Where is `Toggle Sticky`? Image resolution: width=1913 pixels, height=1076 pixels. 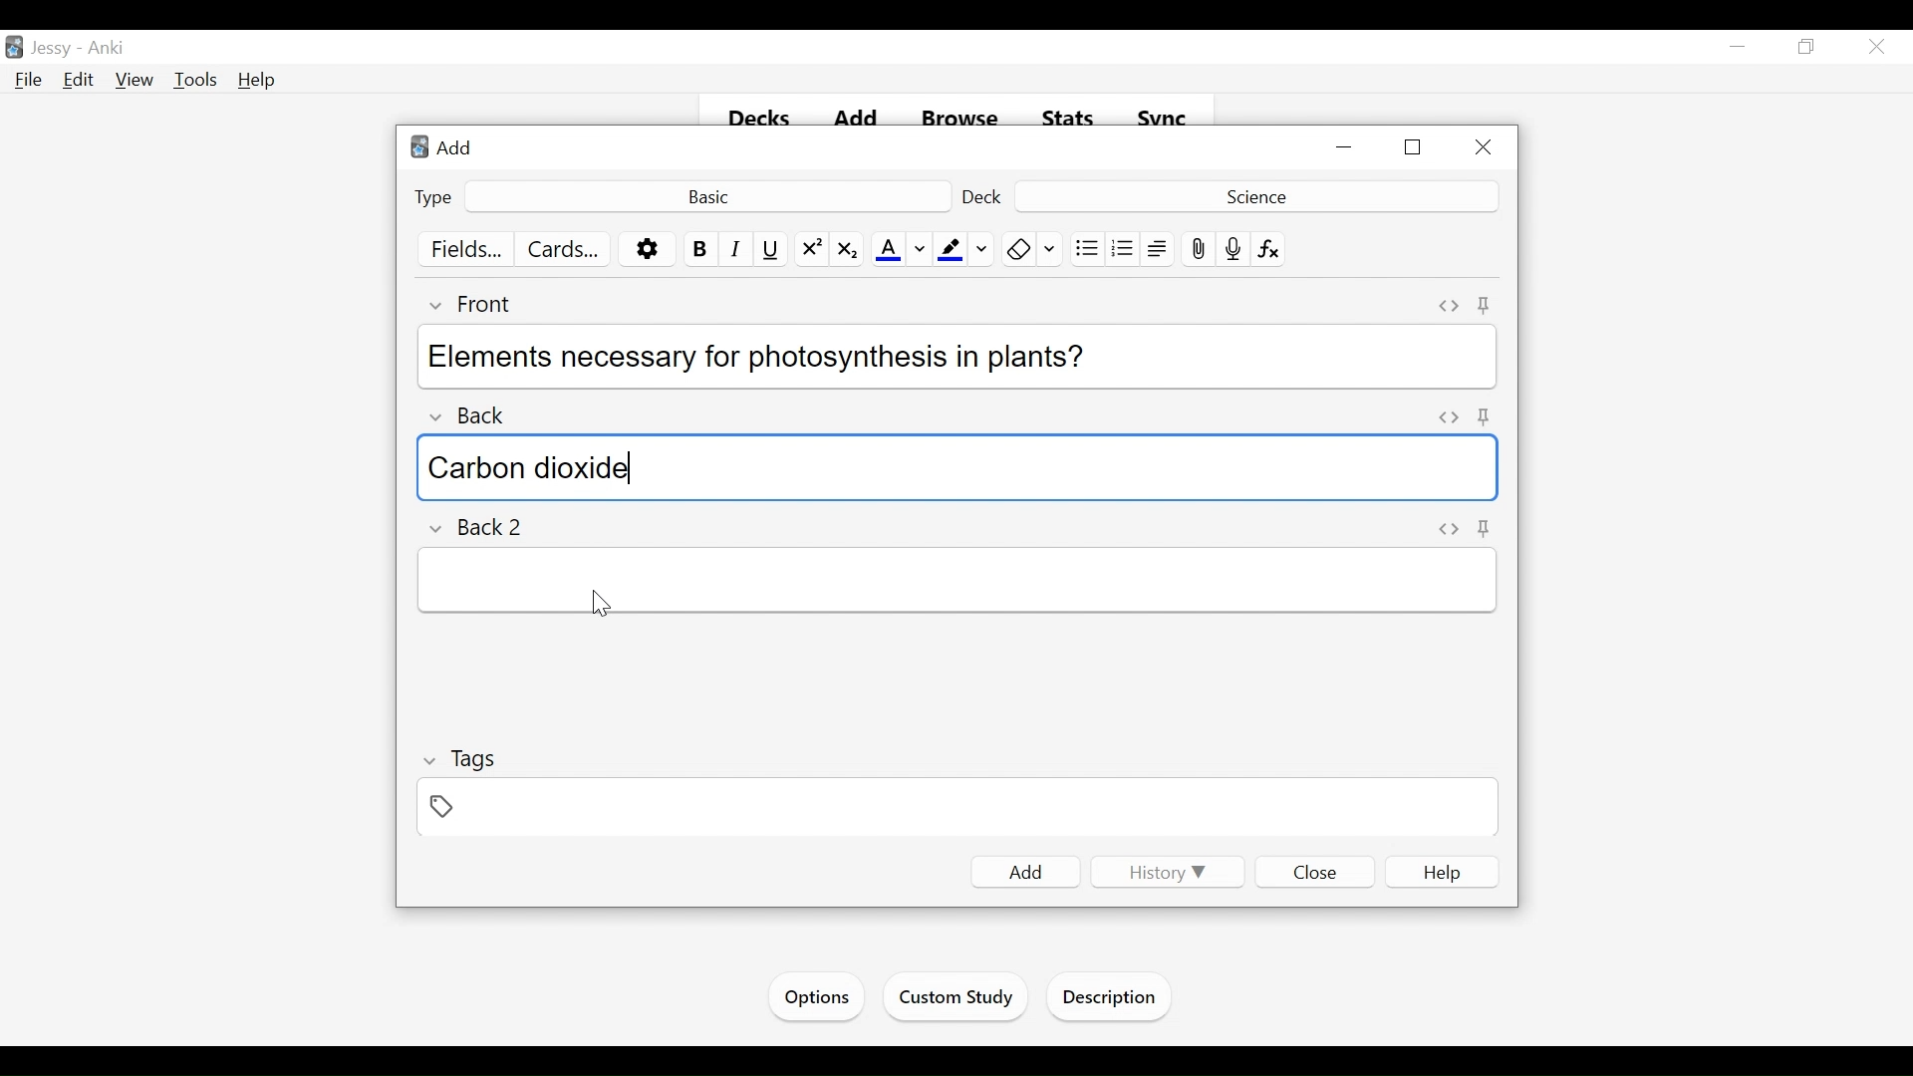 Toggle Sticky is located at coordinates (1486, 528).